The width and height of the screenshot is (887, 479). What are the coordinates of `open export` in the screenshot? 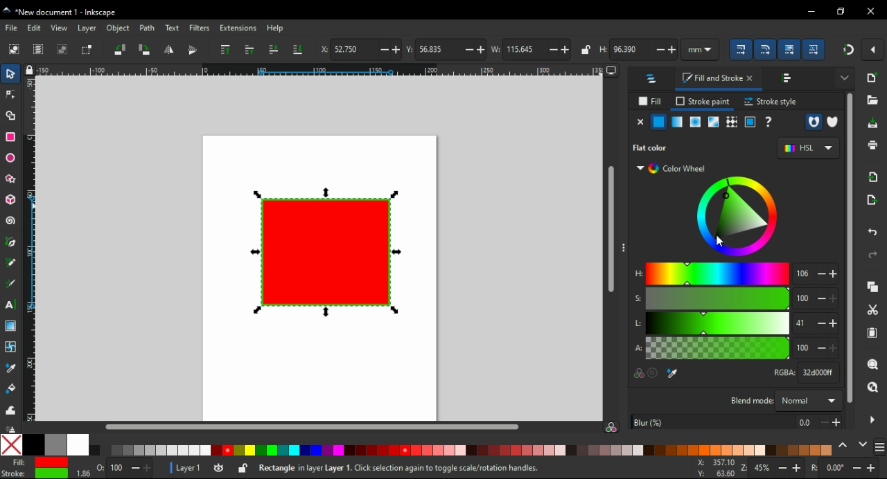 It's located at (871, 200).